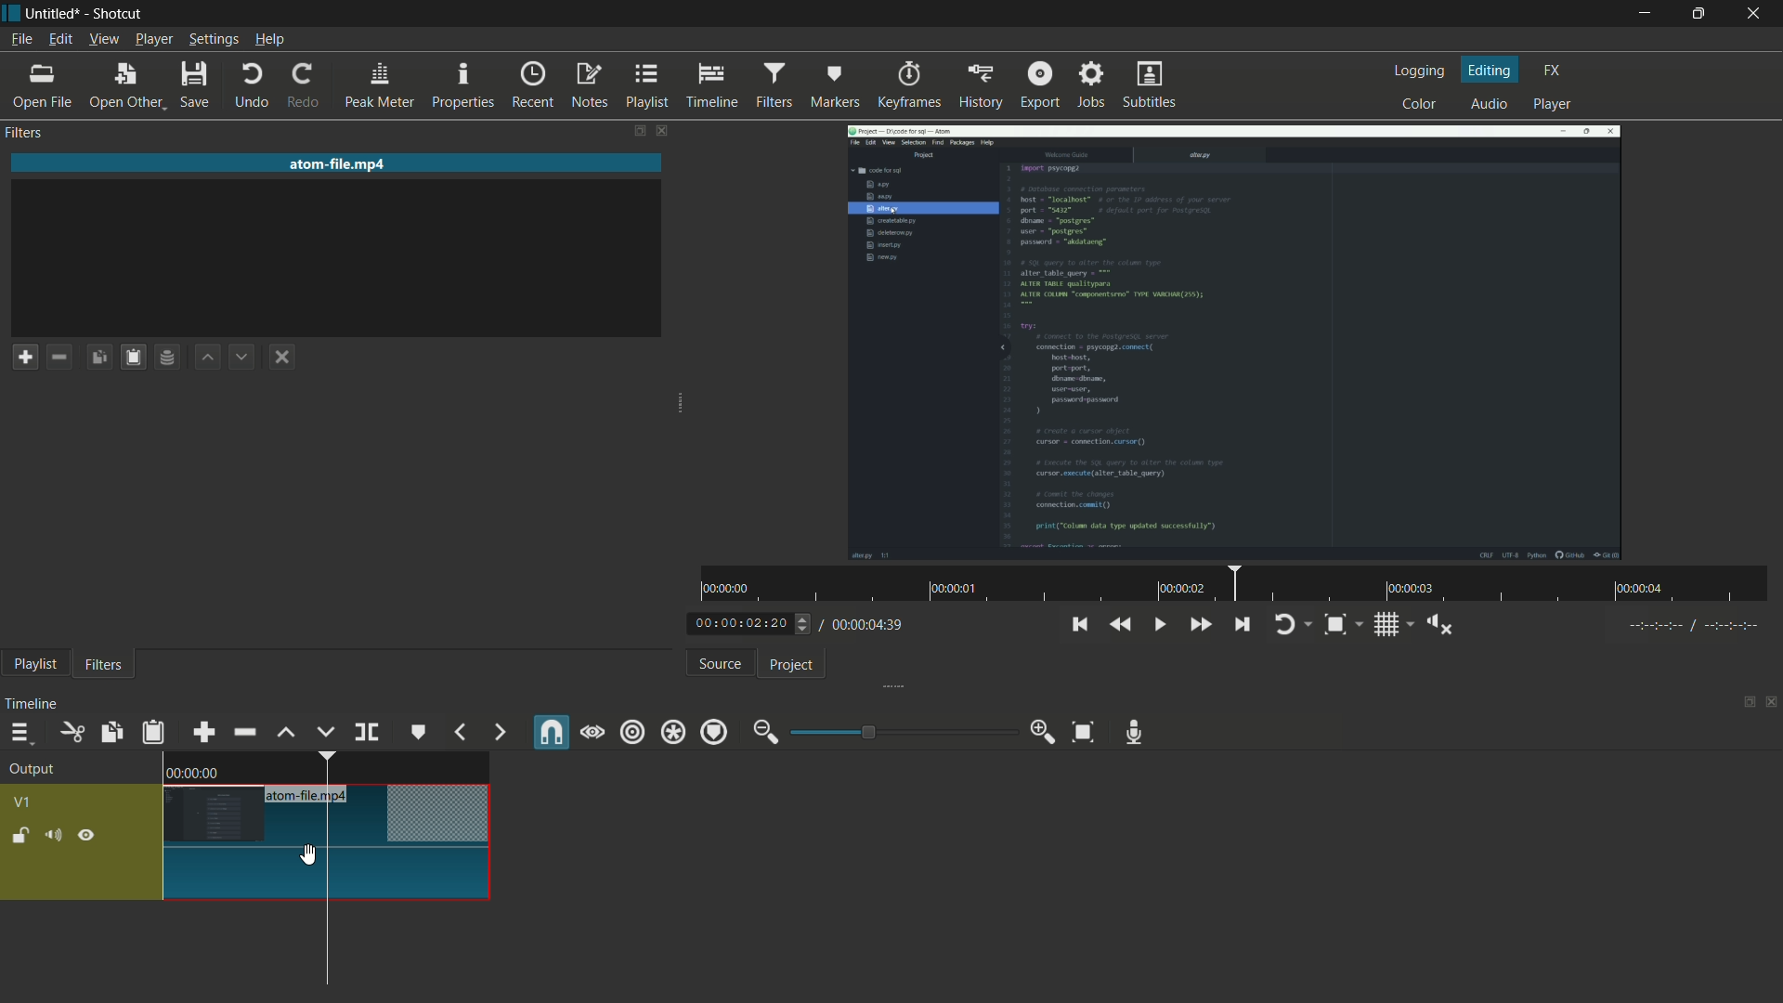  I want to click on markers, so click(837, 86).